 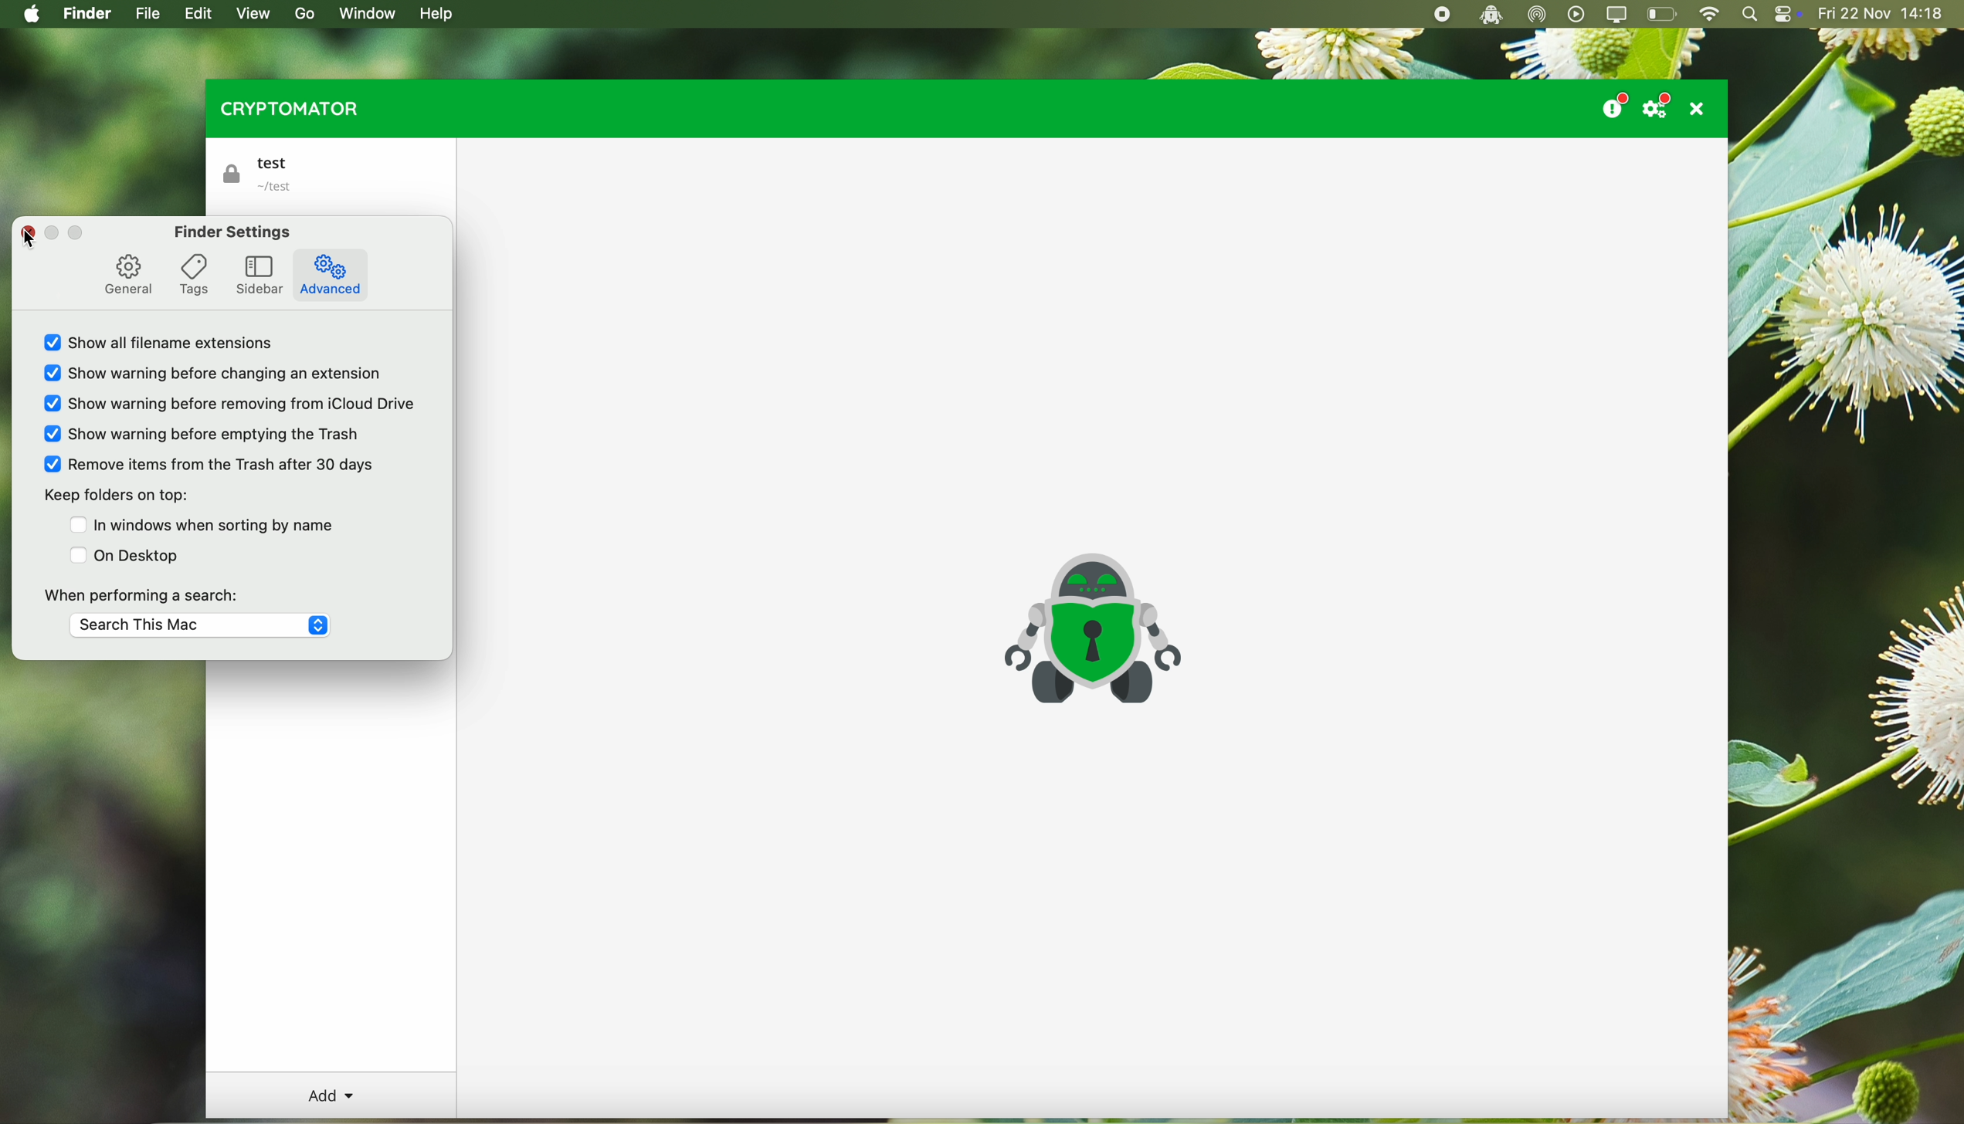 What do you see at coordinates (115, 497) in the screenshot?
I see `keep folders on top:` at bounding box center [115, 497].